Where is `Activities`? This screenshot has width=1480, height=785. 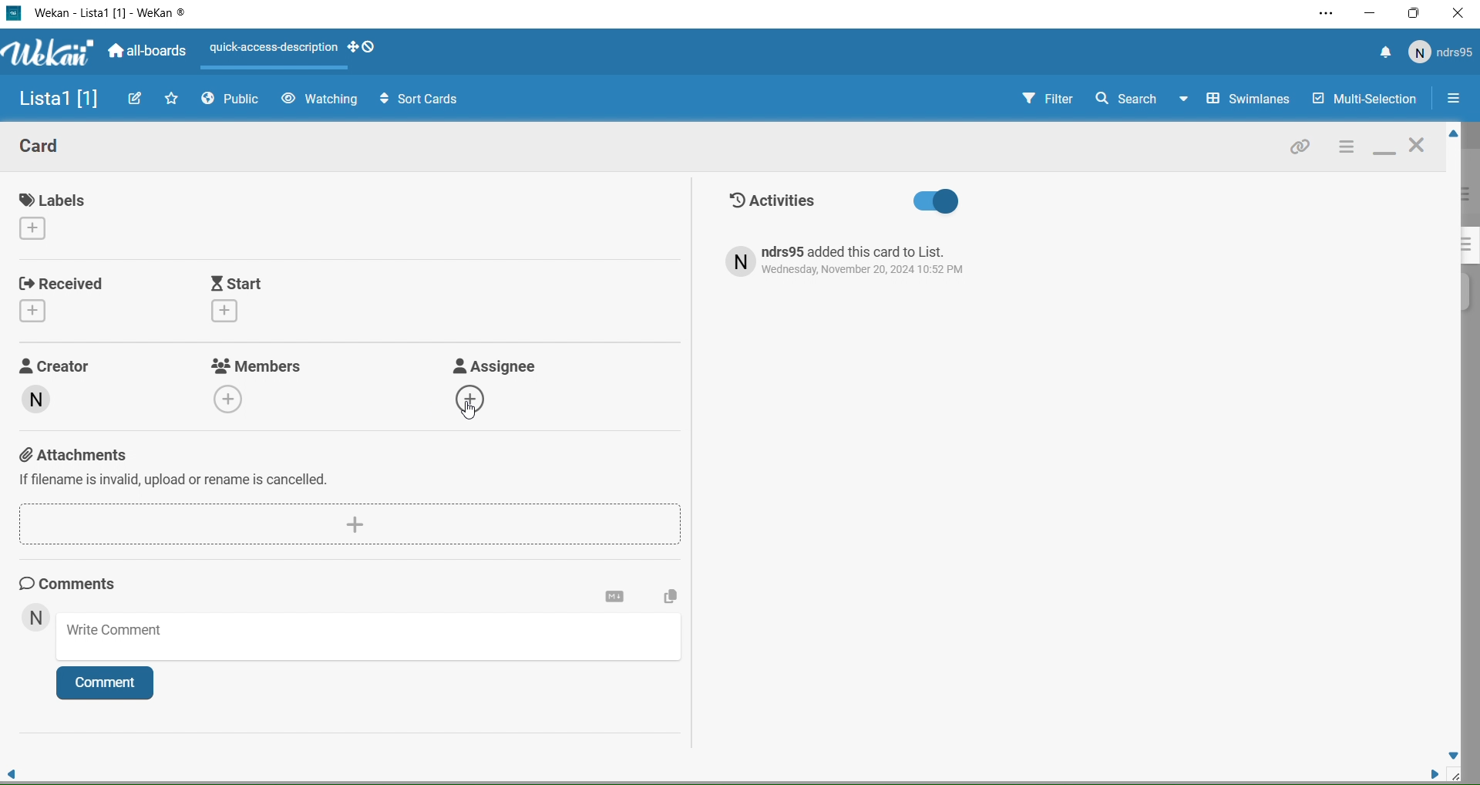 Activities is located at coordinates (844, 202).